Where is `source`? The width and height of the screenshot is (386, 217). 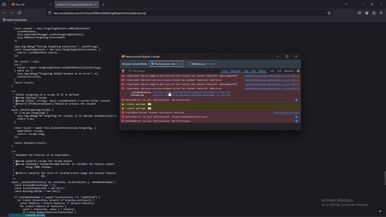 source is located at coordinates (180, 96).